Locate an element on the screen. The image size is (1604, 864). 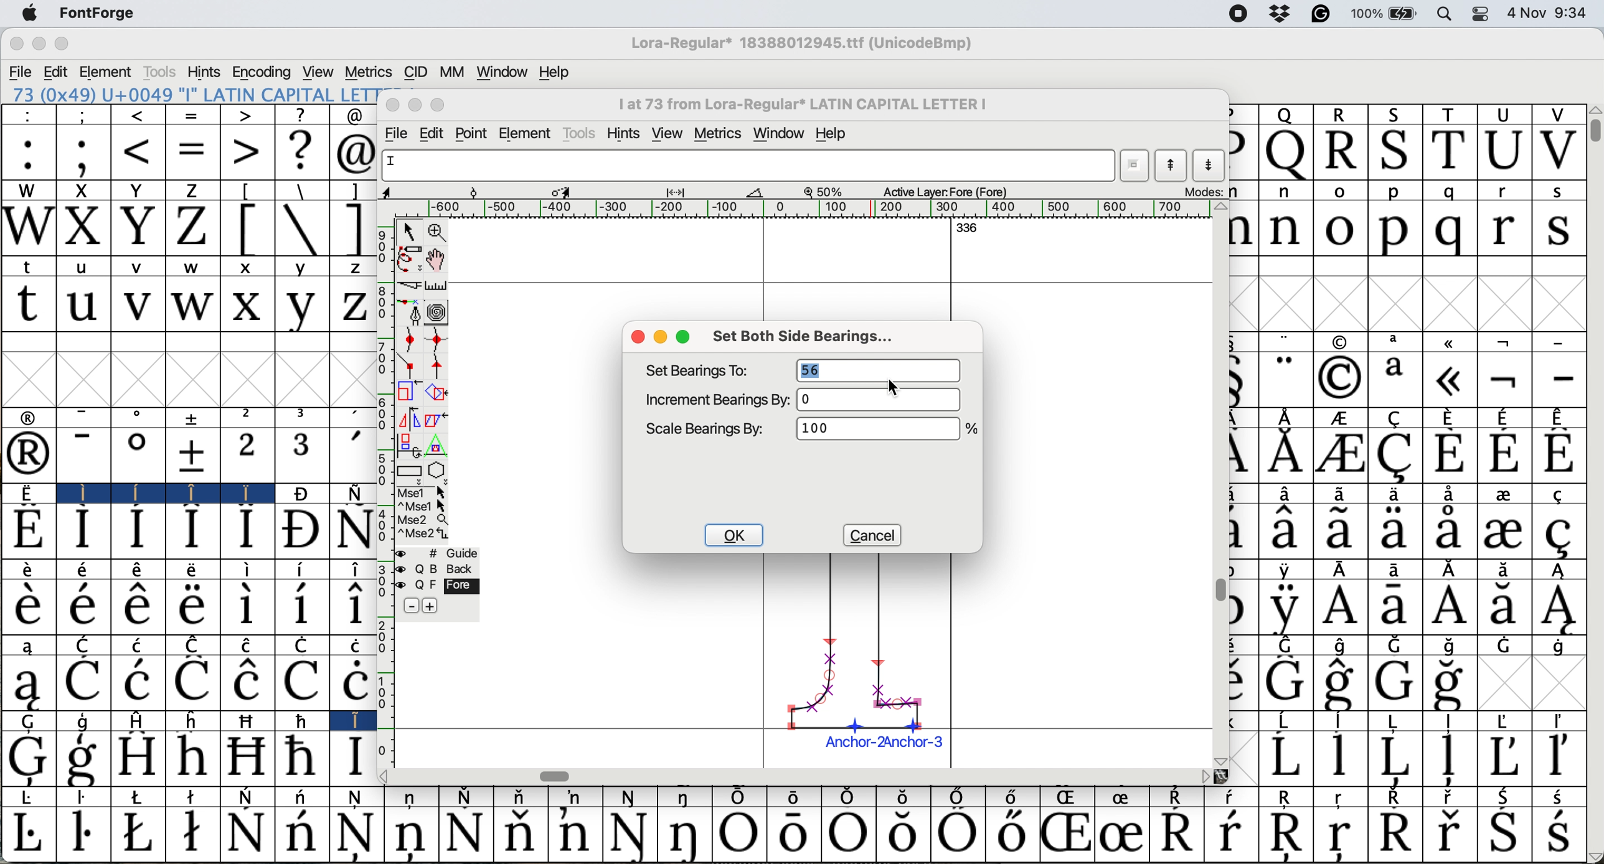
\ is located at coordinates (302, 229).